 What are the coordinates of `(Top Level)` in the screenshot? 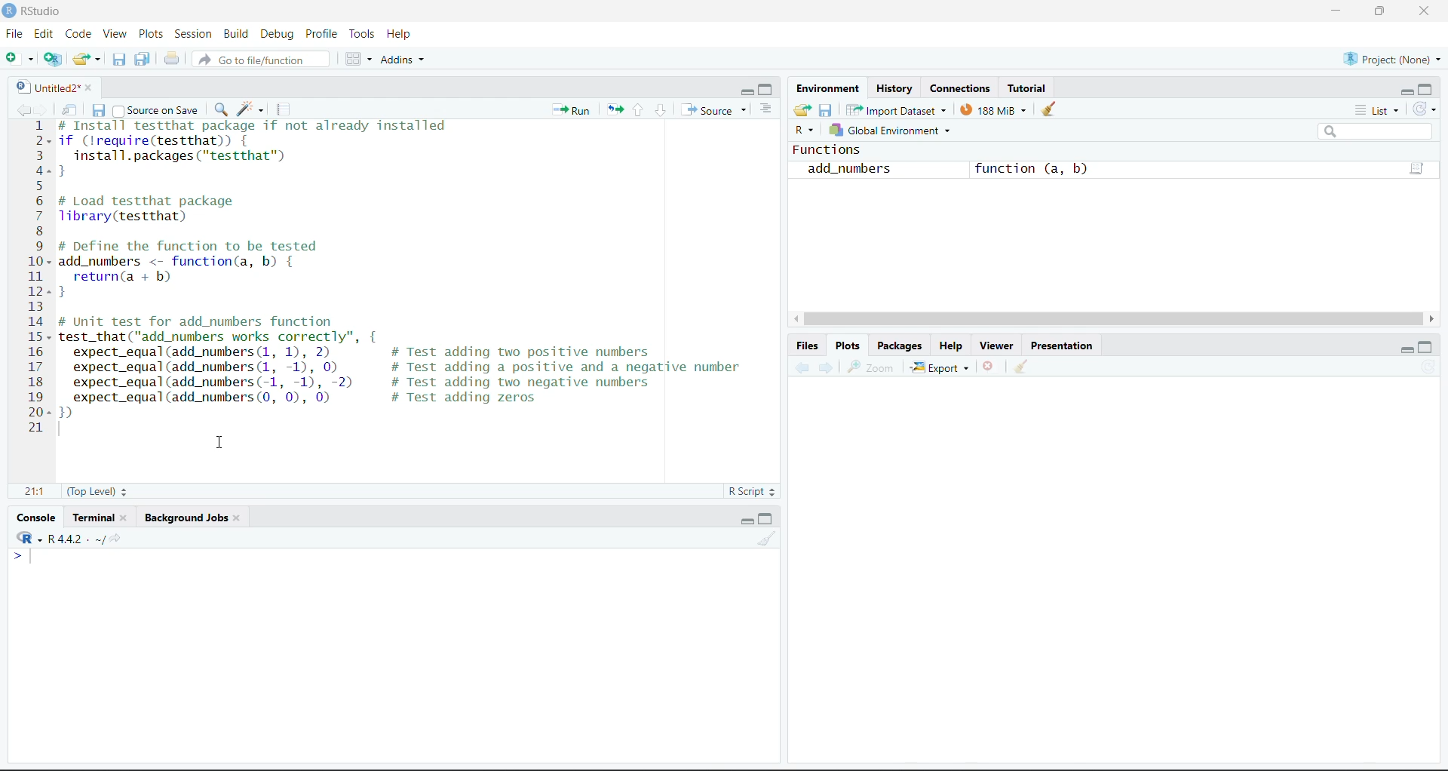 It's located at (95, 490).